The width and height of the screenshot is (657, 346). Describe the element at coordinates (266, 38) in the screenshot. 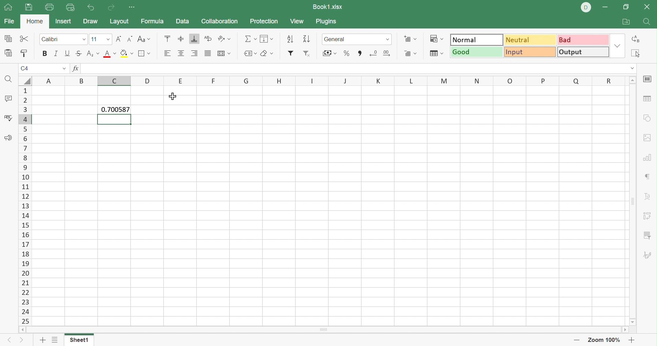

I see `Fill` at that location.